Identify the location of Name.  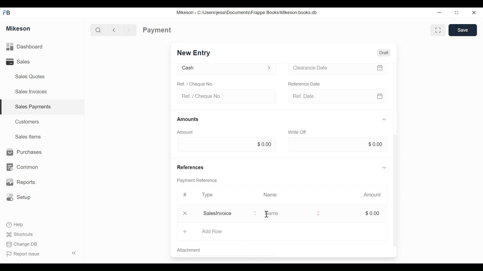
(292, 213).